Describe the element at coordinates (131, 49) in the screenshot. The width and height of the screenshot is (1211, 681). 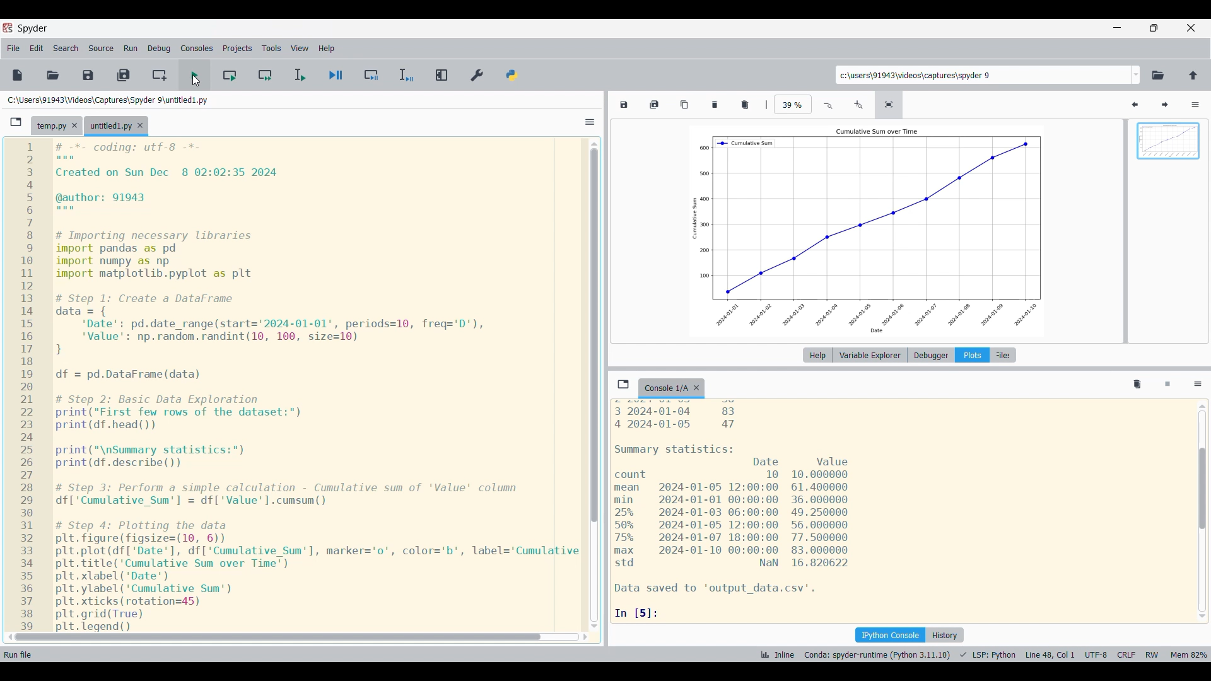
I see `Run menu` at that location.